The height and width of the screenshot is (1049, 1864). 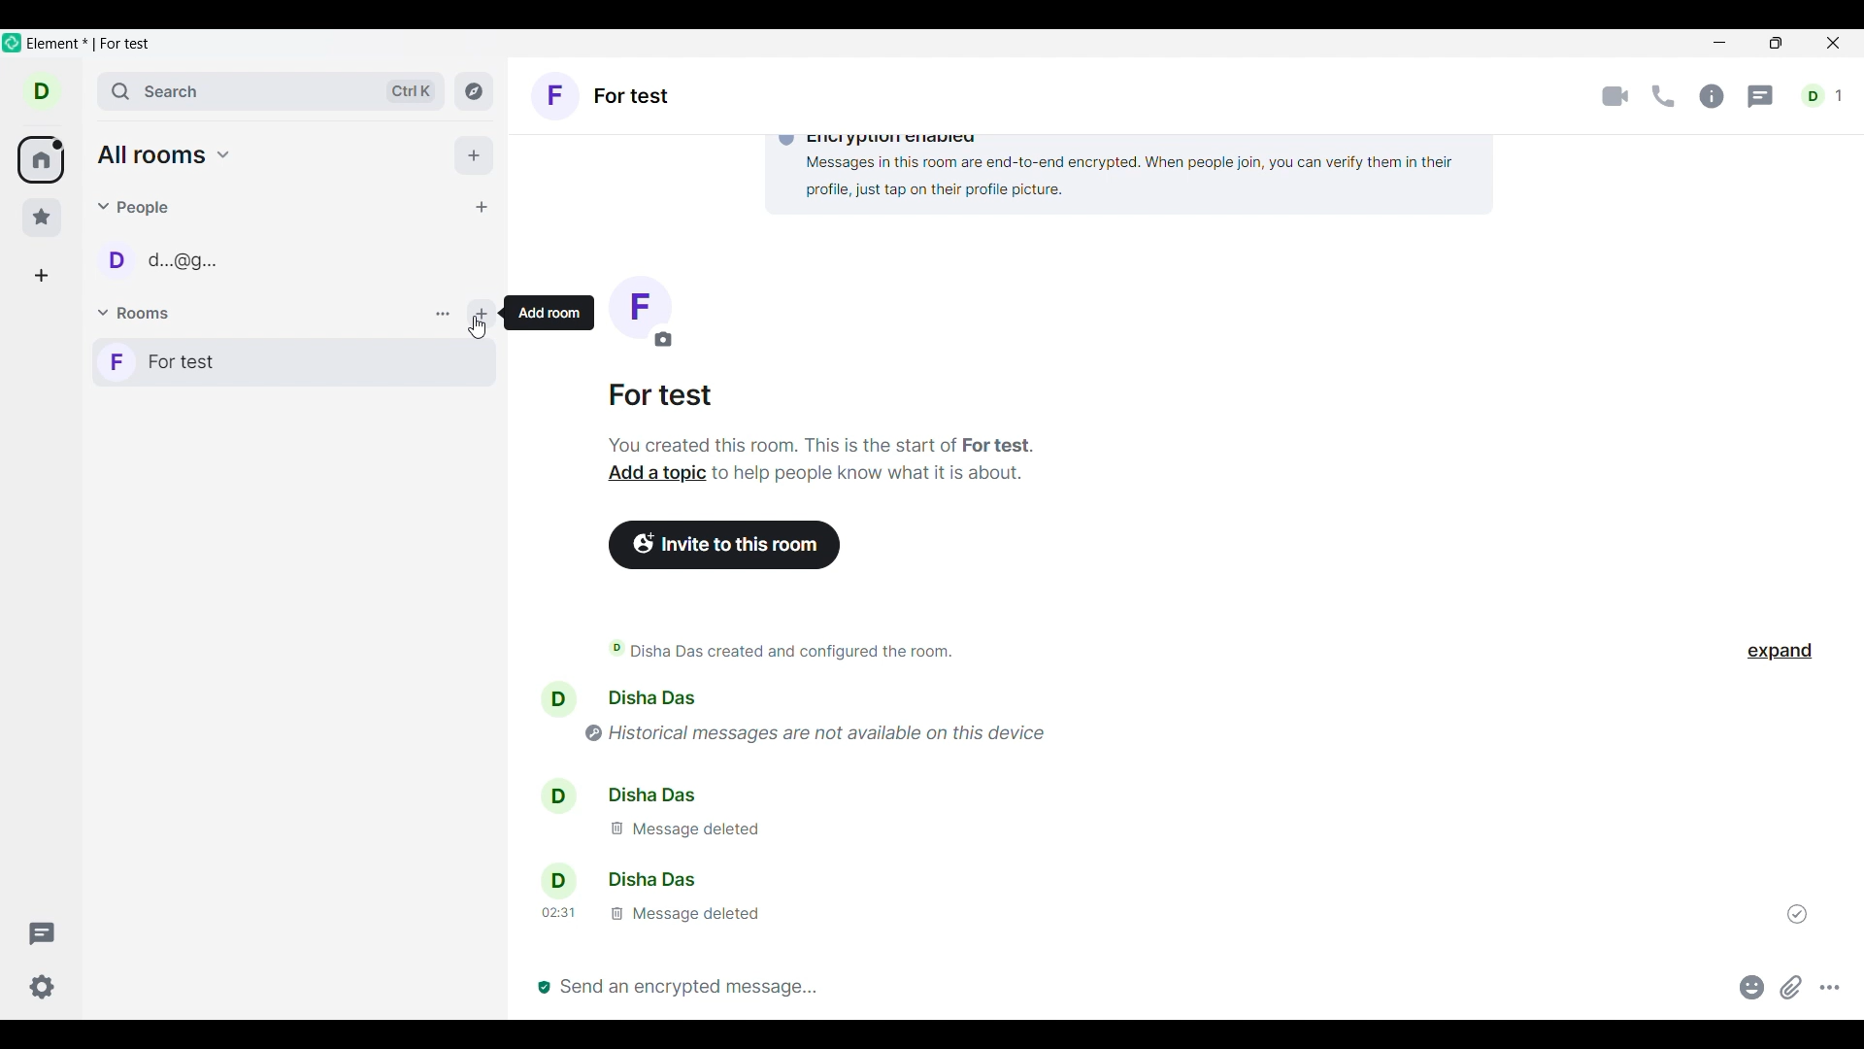 What do you see at coordinates (167, 259) in the screenshot?
I see `Account under people` at bounding box center [167, 259].